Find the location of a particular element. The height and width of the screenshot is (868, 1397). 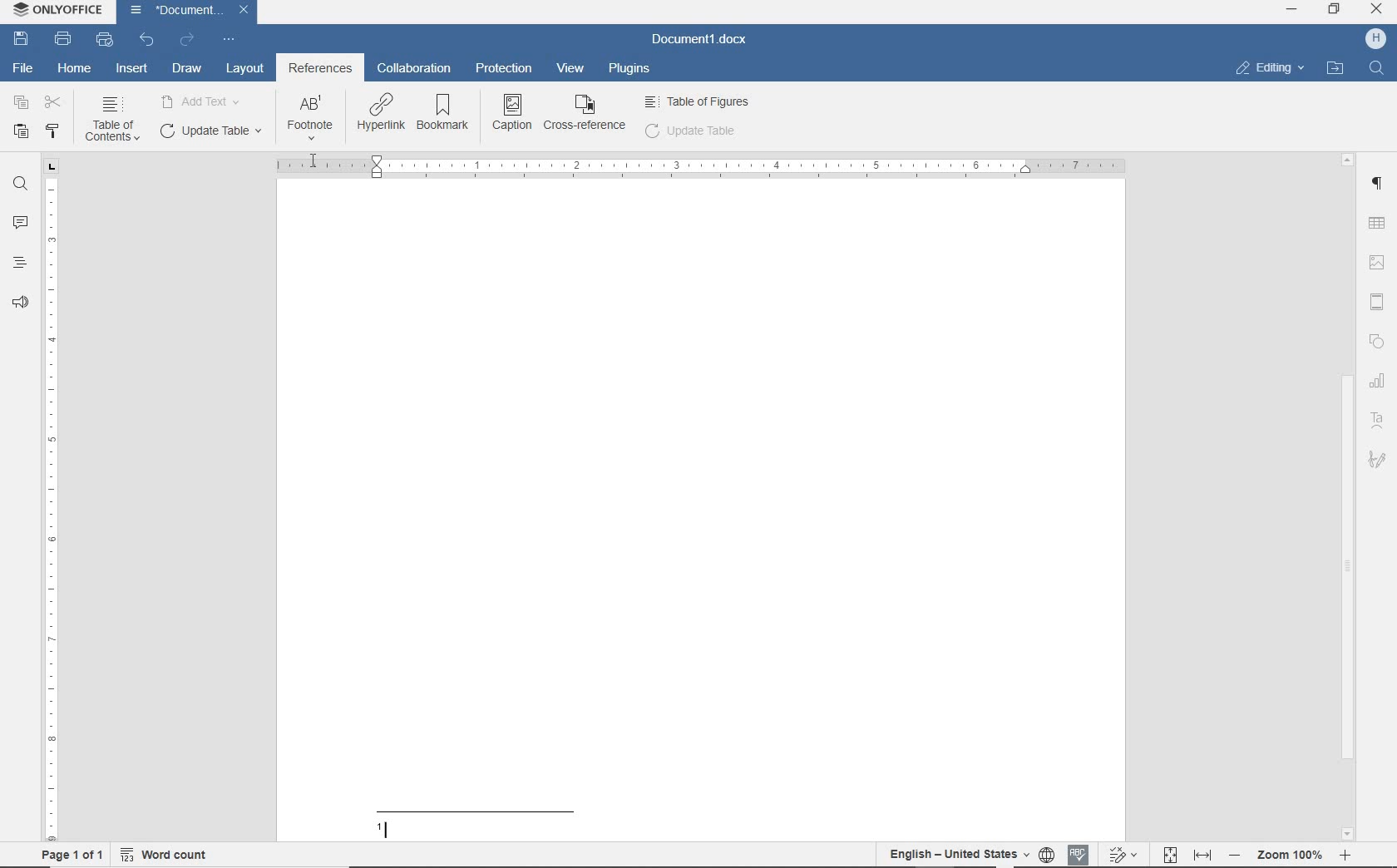

scrollbar is located at coordinates (1352, 497).